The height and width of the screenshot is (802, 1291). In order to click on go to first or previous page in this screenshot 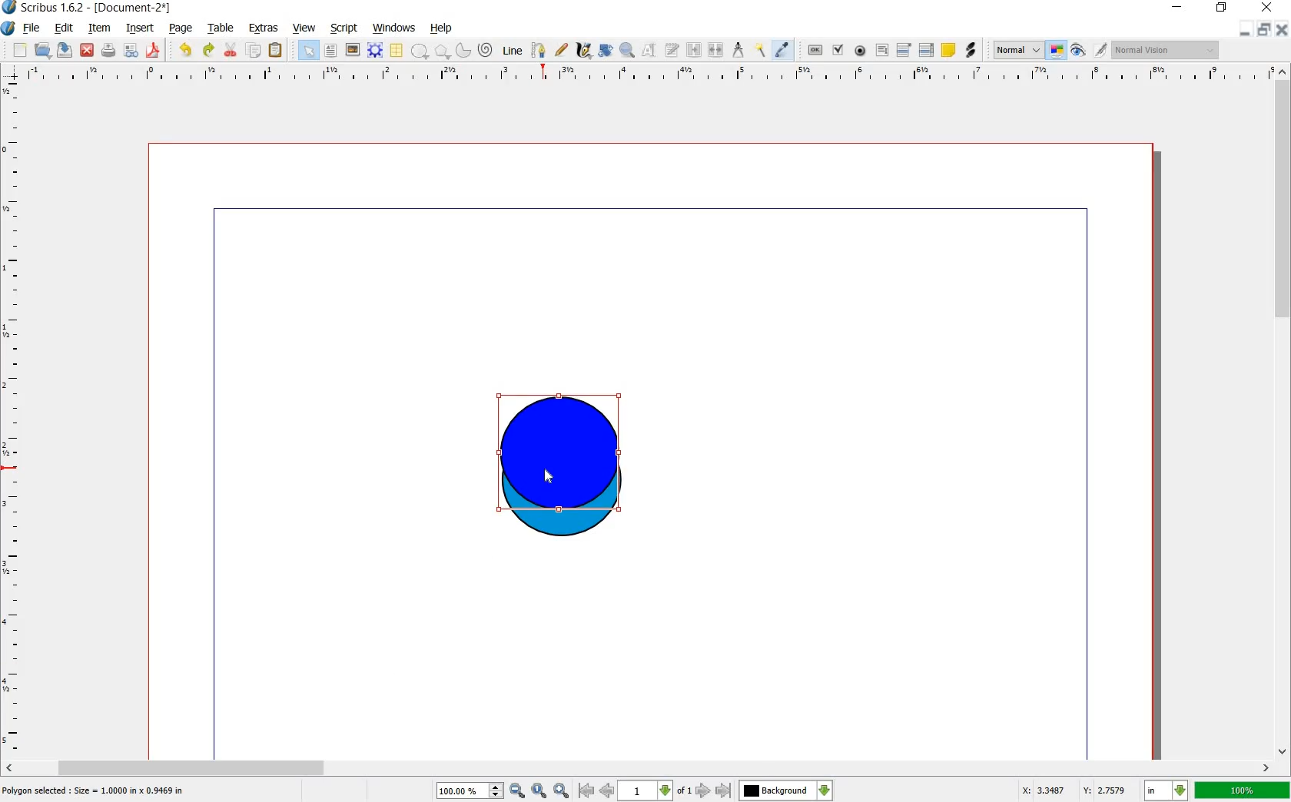, I will do `click(596, 791)`.